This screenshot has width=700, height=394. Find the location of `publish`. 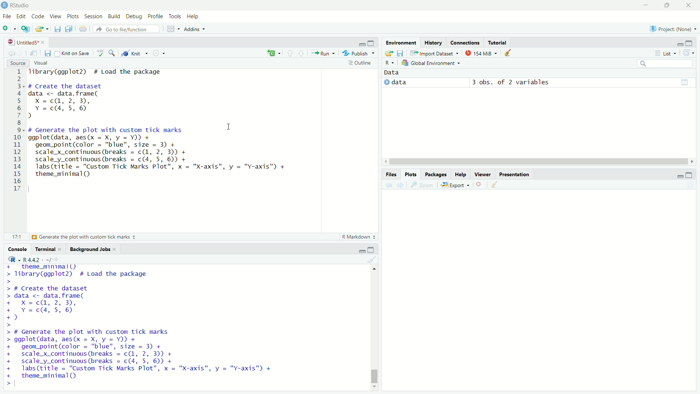

publish is located at coordinates (360, 54).